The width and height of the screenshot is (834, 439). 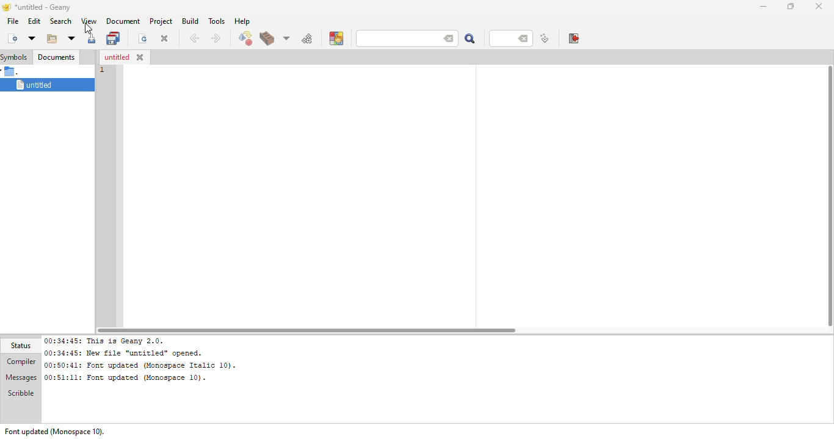 What do you see at coordinates (21, 362) in the screenshot?
I see `compiler` at bounding box center [21, 362].